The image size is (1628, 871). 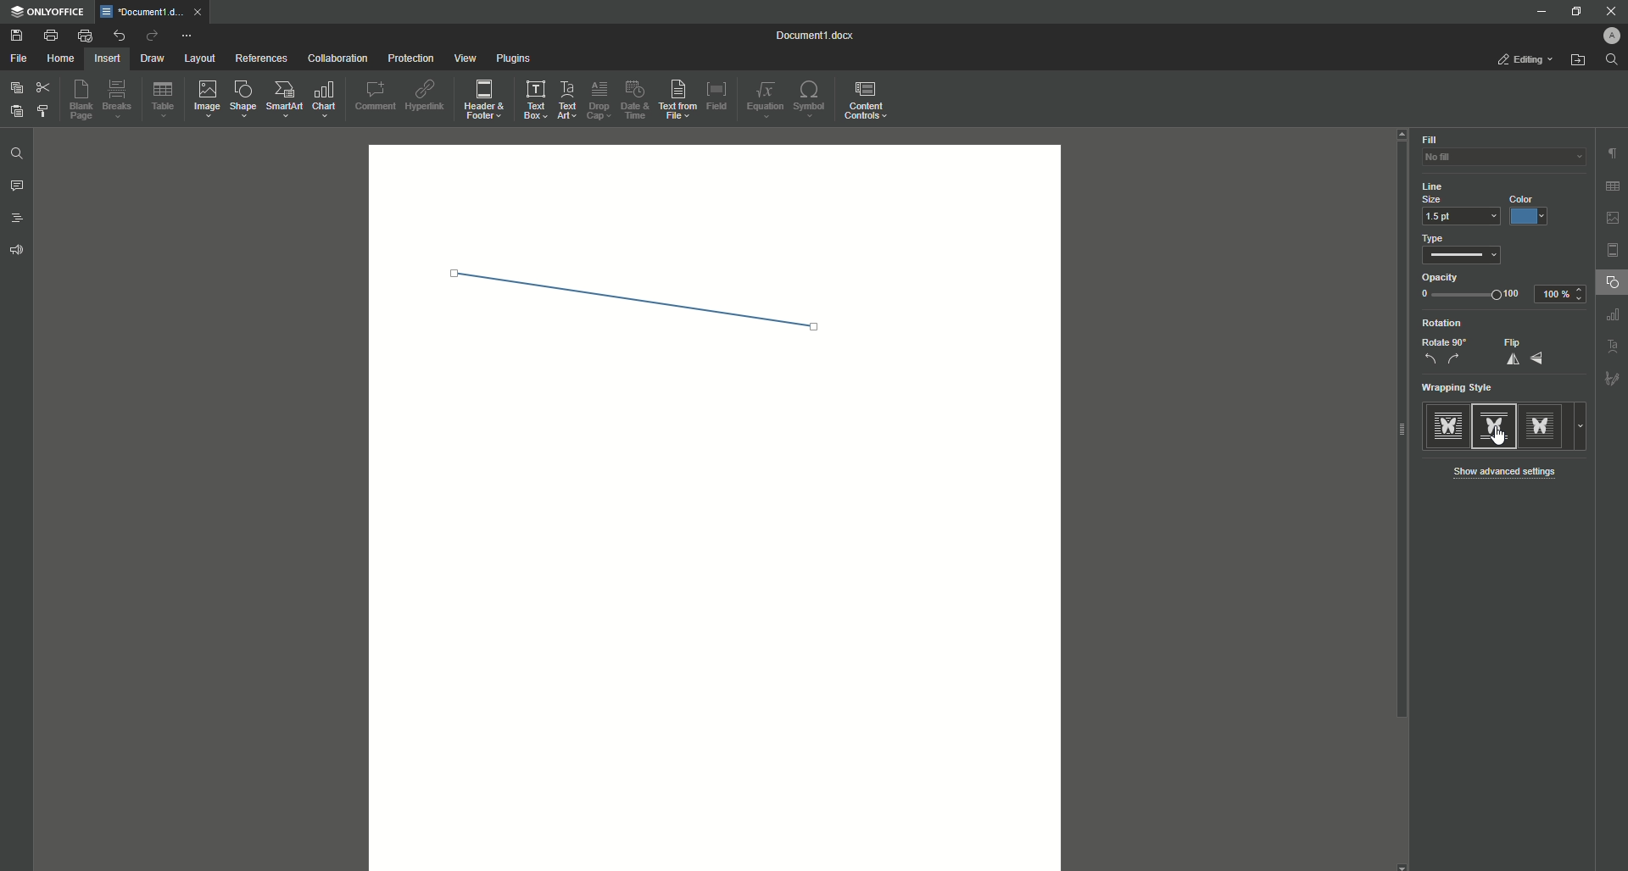 What do you see at coordinates (639, 100) in the screenshot?
I see `Date and Time` at bounding box center [639, 100].